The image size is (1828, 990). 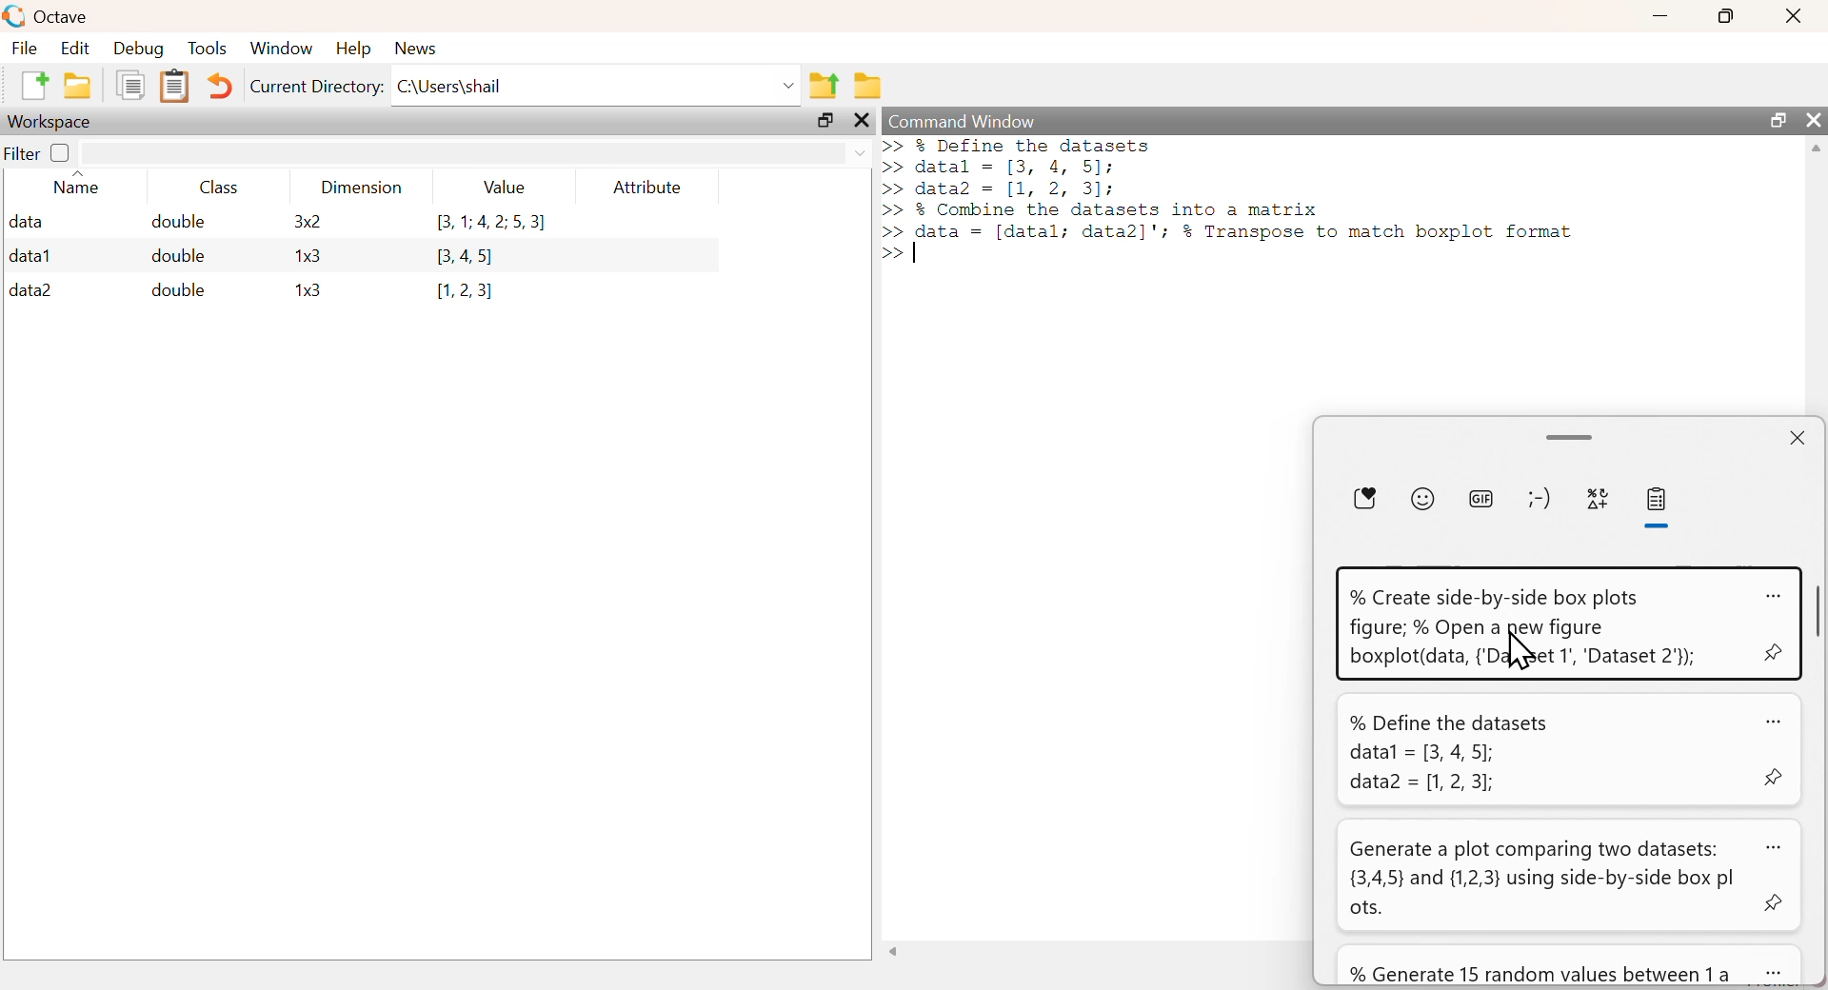 What do you see at coordinates (1794, 16) in the screenshot?
I see `close` at bounding box center [1794, 16].